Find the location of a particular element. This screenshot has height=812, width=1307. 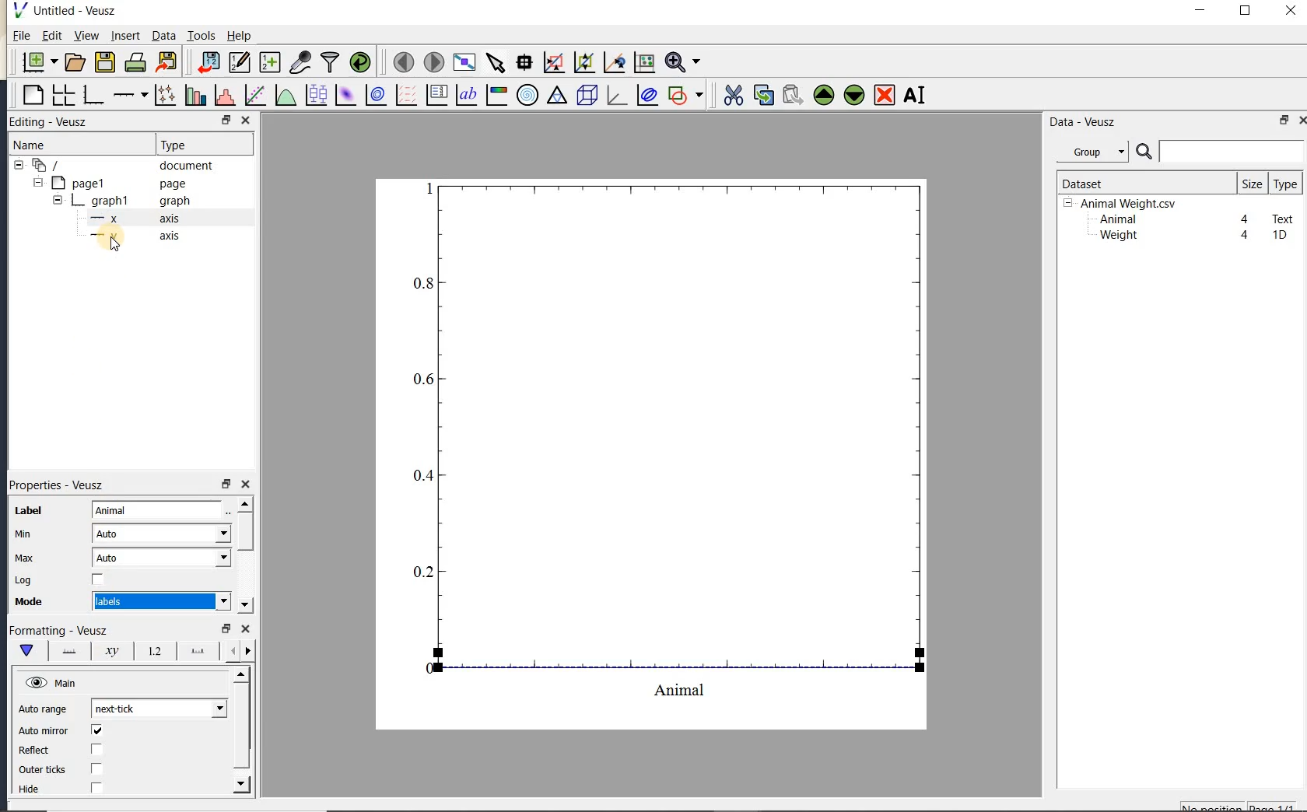

File is located at coordinates (22, 36).